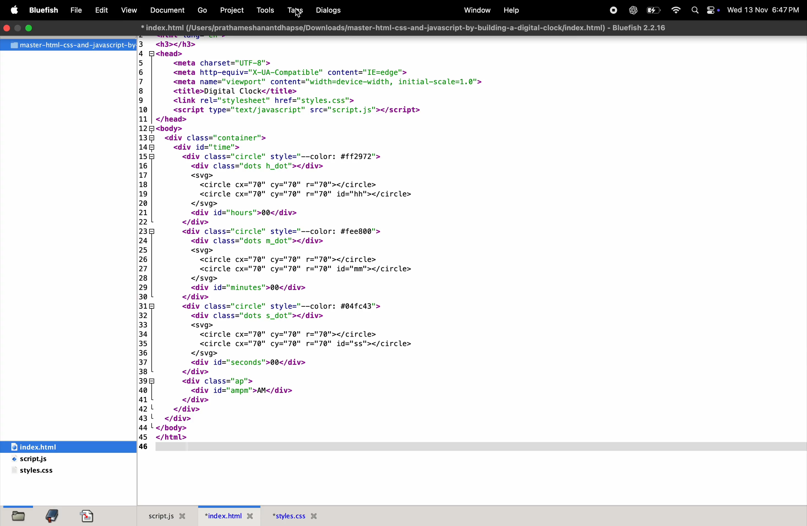  What do you see at coordinates (19, 514) in the screenshot?
I see `file browser` at bounding box center [19, 514].